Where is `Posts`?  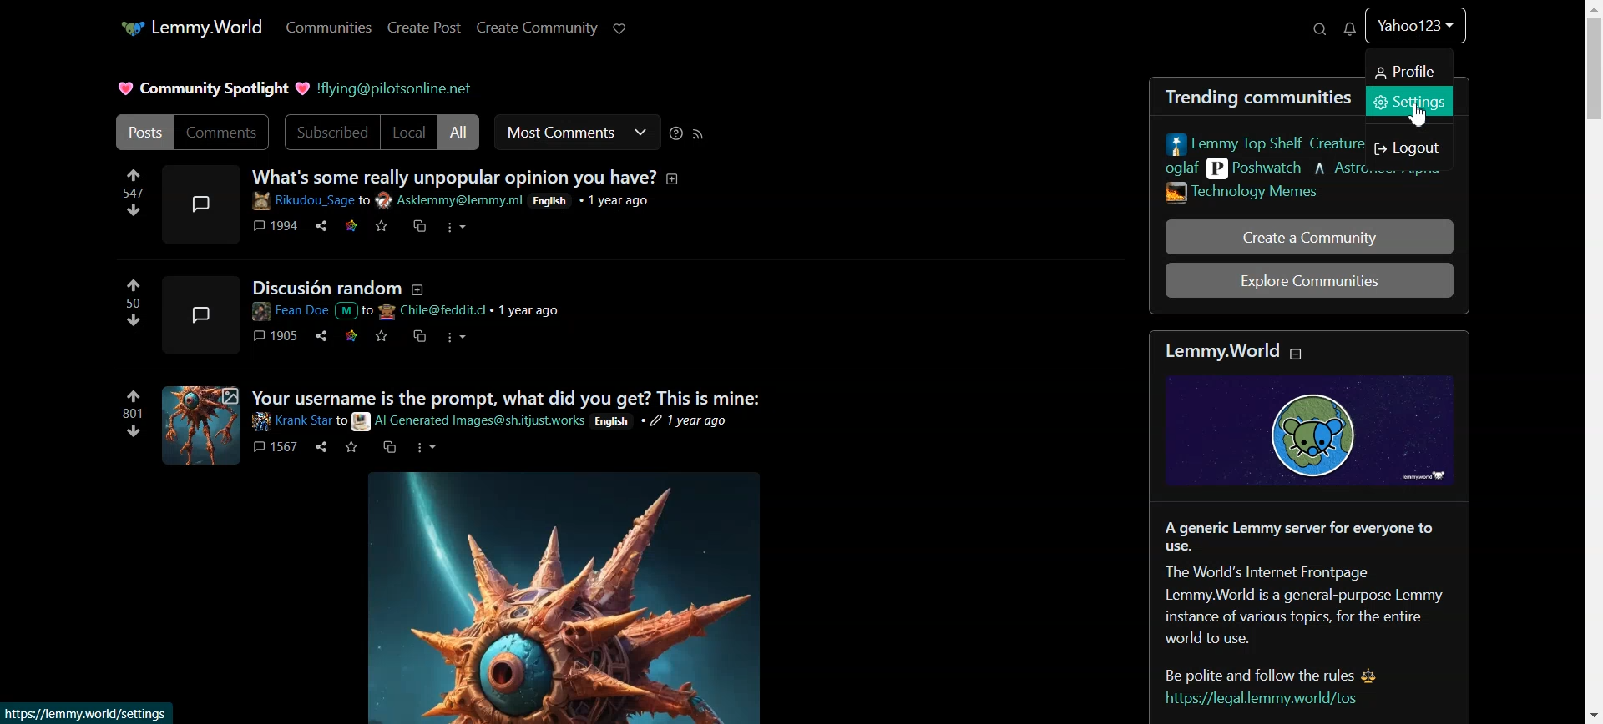
Posts is located at coordinates (142, 132).